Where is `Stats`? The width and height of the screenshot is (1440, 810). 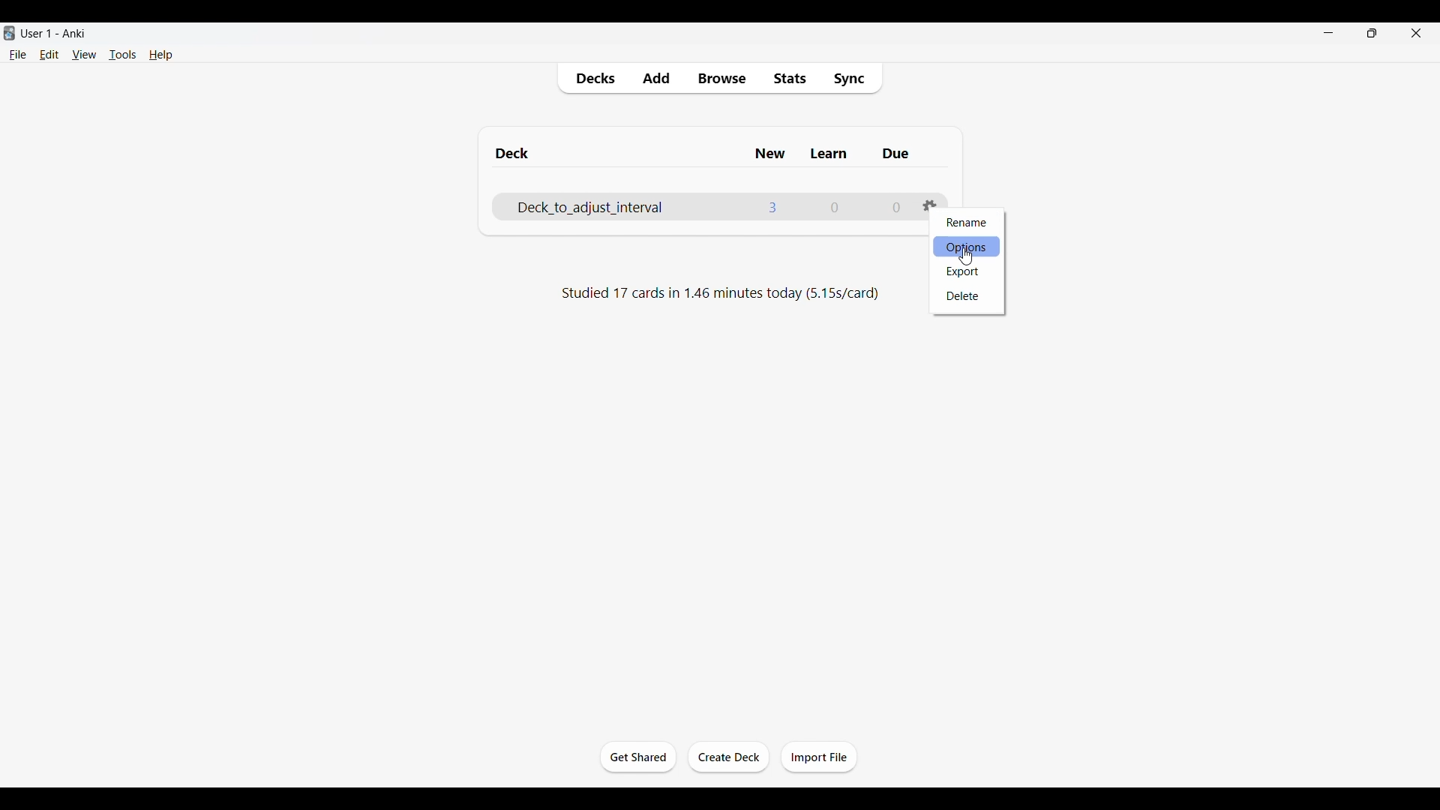
Stats is located at coordinates (790, 79).